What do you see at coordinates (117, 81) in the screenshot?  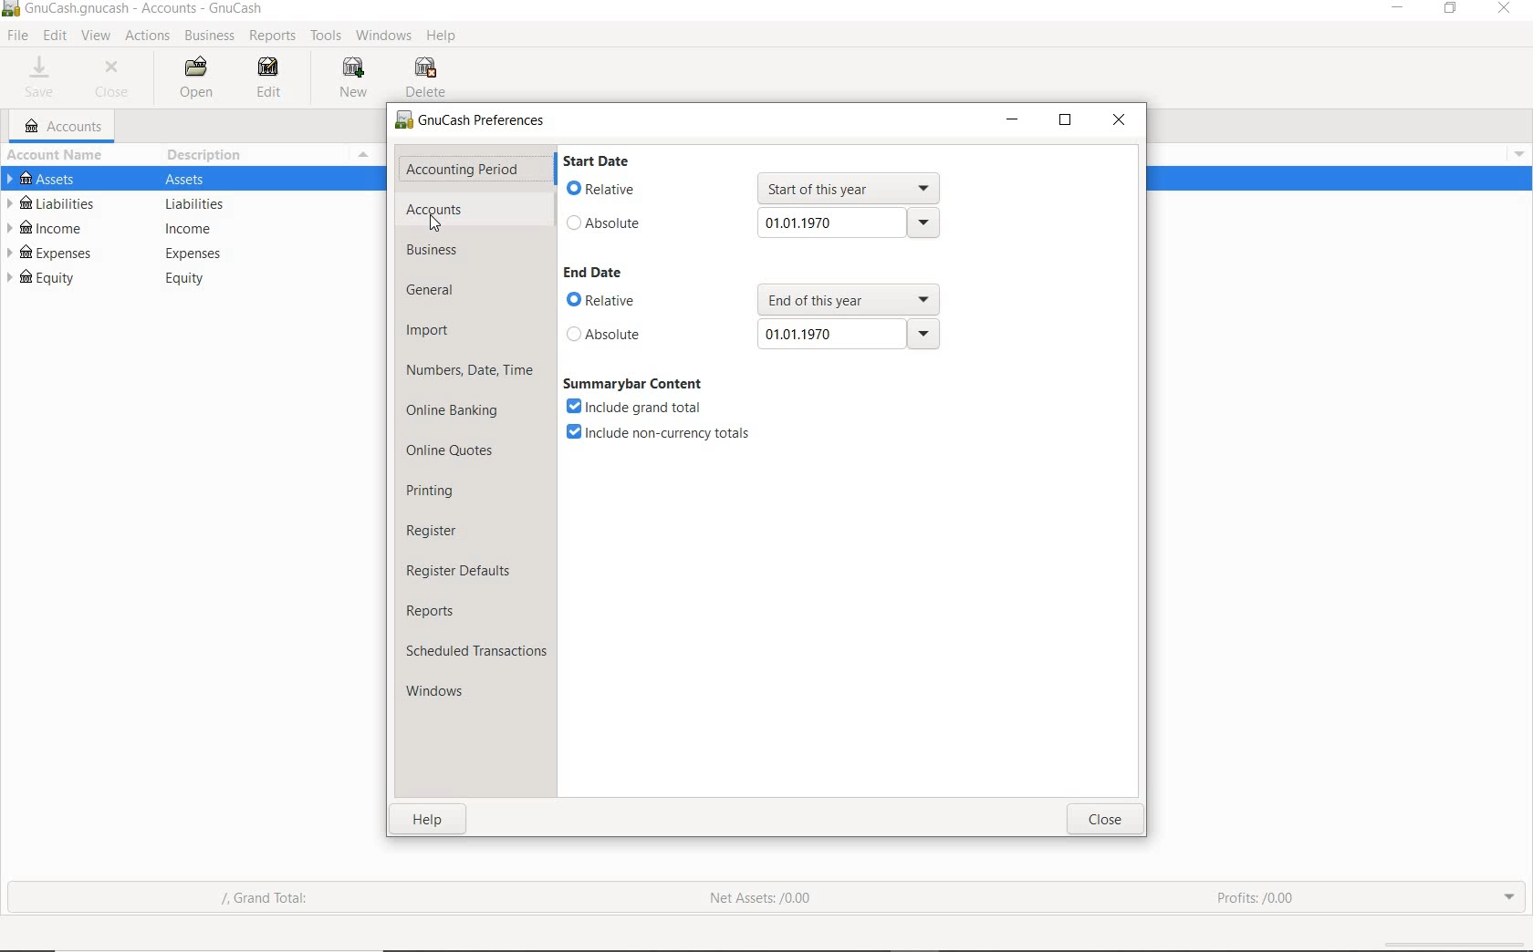 I see `CLOSE` at bounding box center [117, 81].